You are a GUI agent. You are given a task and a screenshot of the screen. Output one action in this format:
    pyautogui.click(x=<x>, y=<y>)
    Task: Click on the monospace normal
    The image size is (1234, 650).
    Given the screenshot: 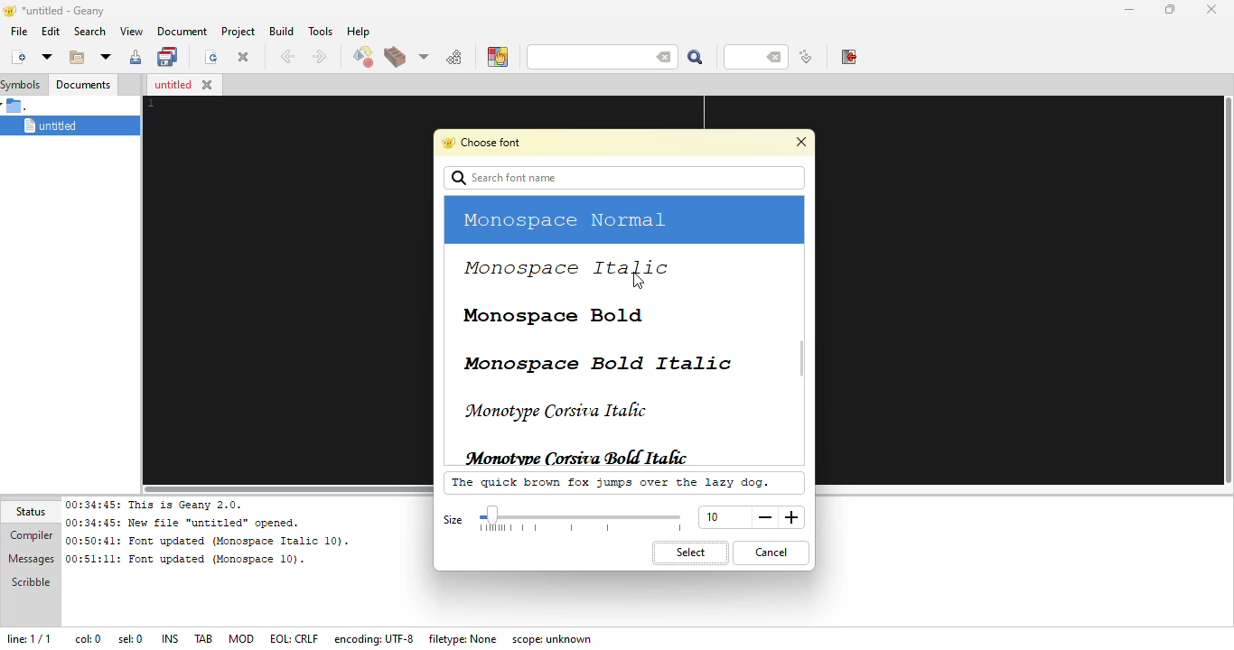 What is the action you would take?
    pyautogui.click(x=574, y=218)
    